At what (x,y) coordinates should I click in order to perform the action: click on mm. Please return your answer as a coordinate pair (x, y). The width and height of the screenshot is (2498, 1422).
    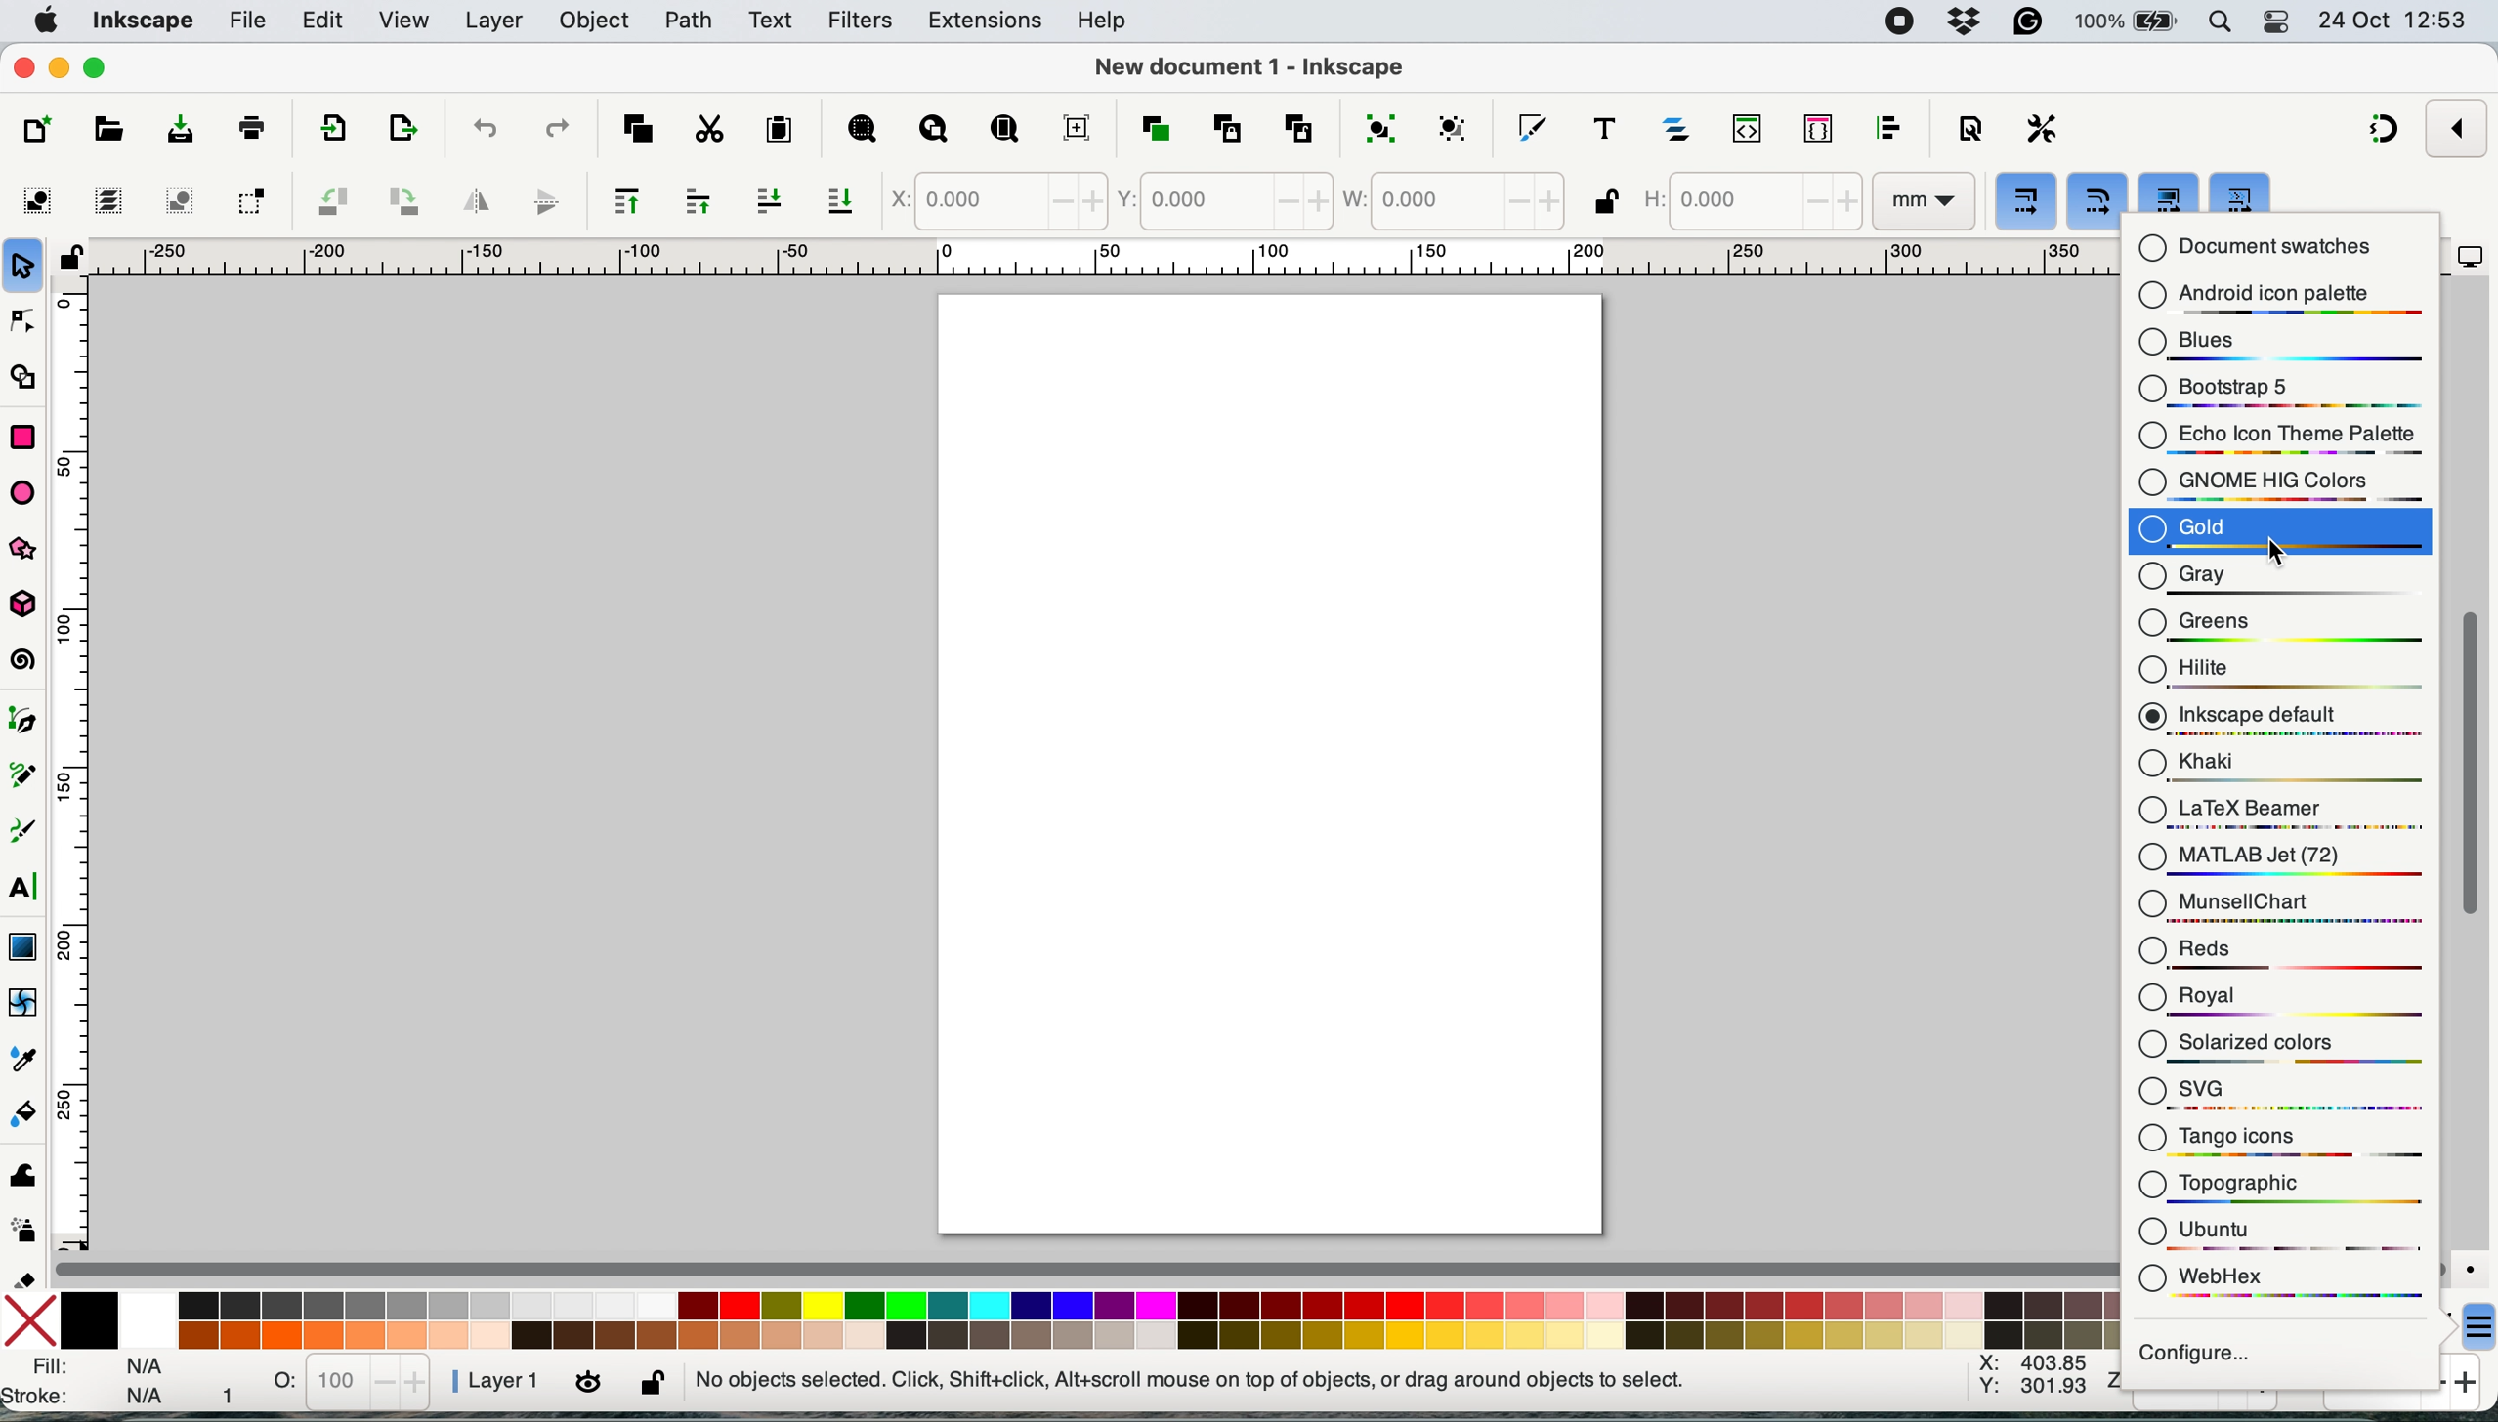
    Looking at the image, I should click on (1924, 201).